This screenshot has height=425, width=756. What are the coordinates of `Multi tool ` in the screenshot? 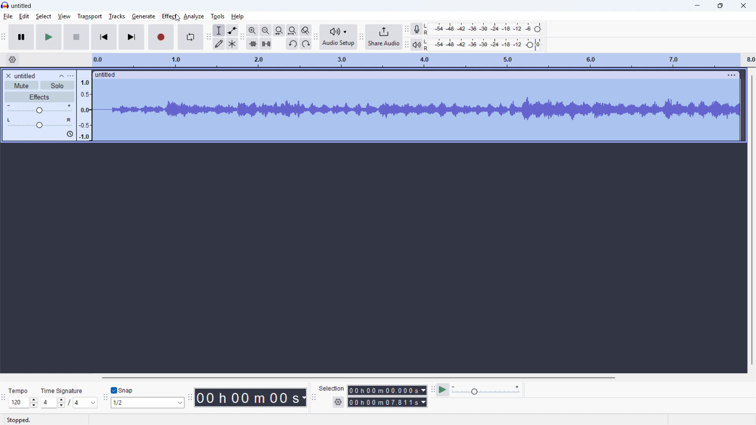 It's located at (232, 44).